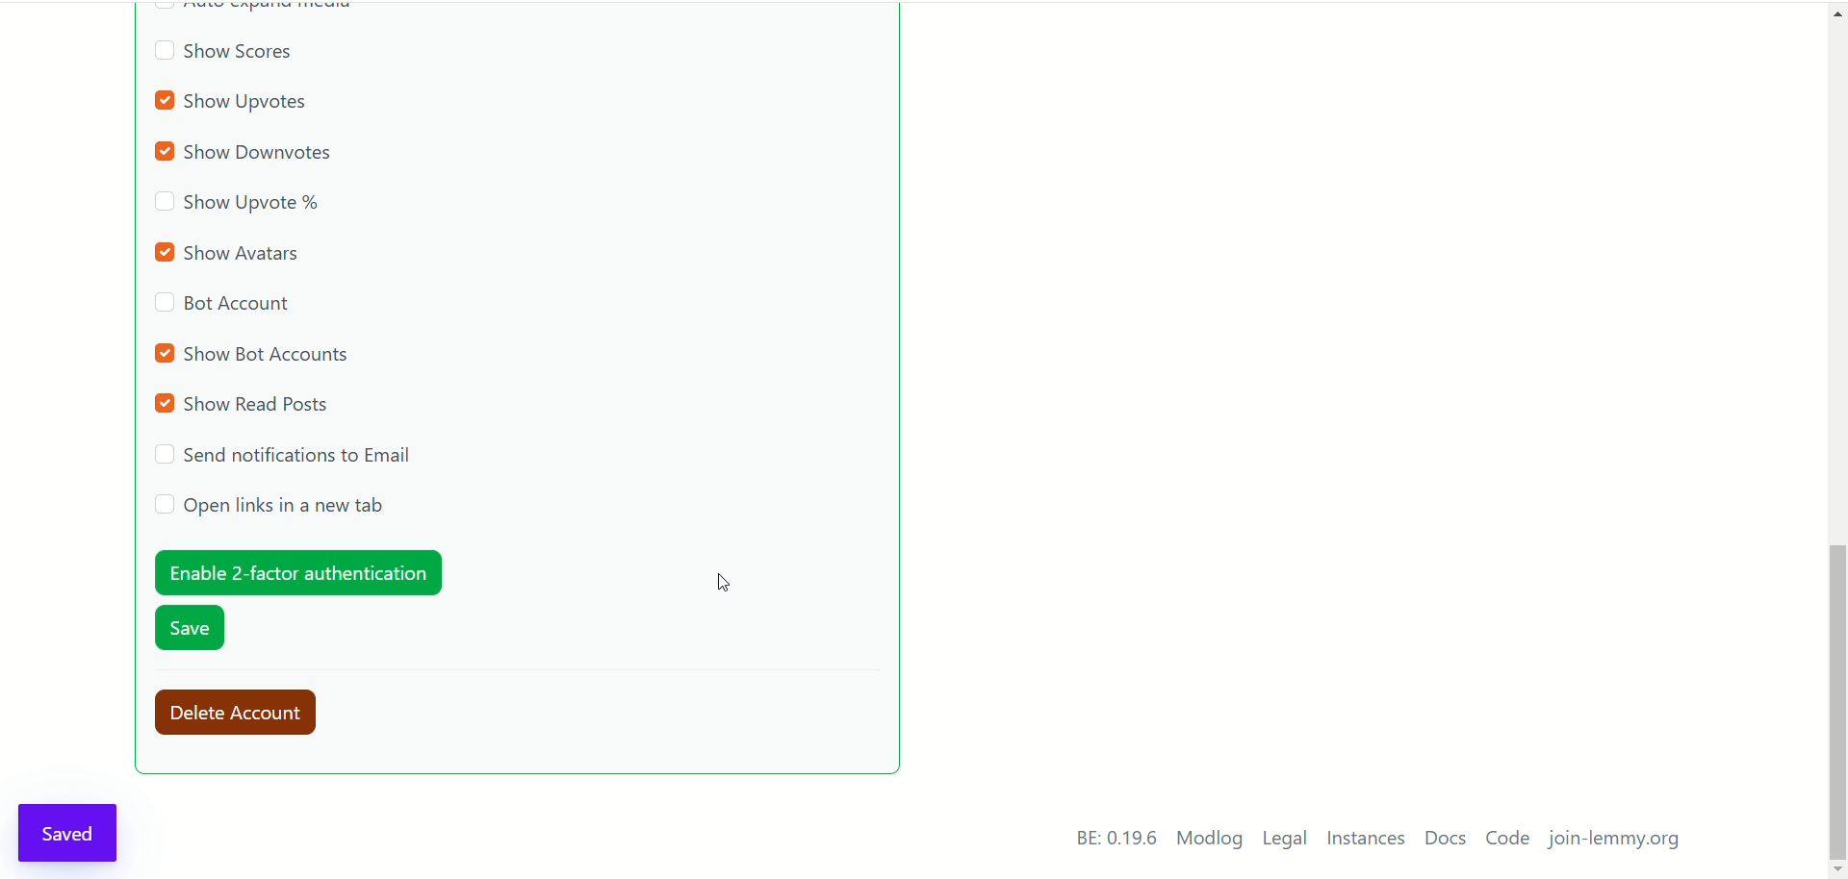  Describe the element at coordinates (295, 572) in the screenshot. I see `enable 2 factor authentication` at that location.